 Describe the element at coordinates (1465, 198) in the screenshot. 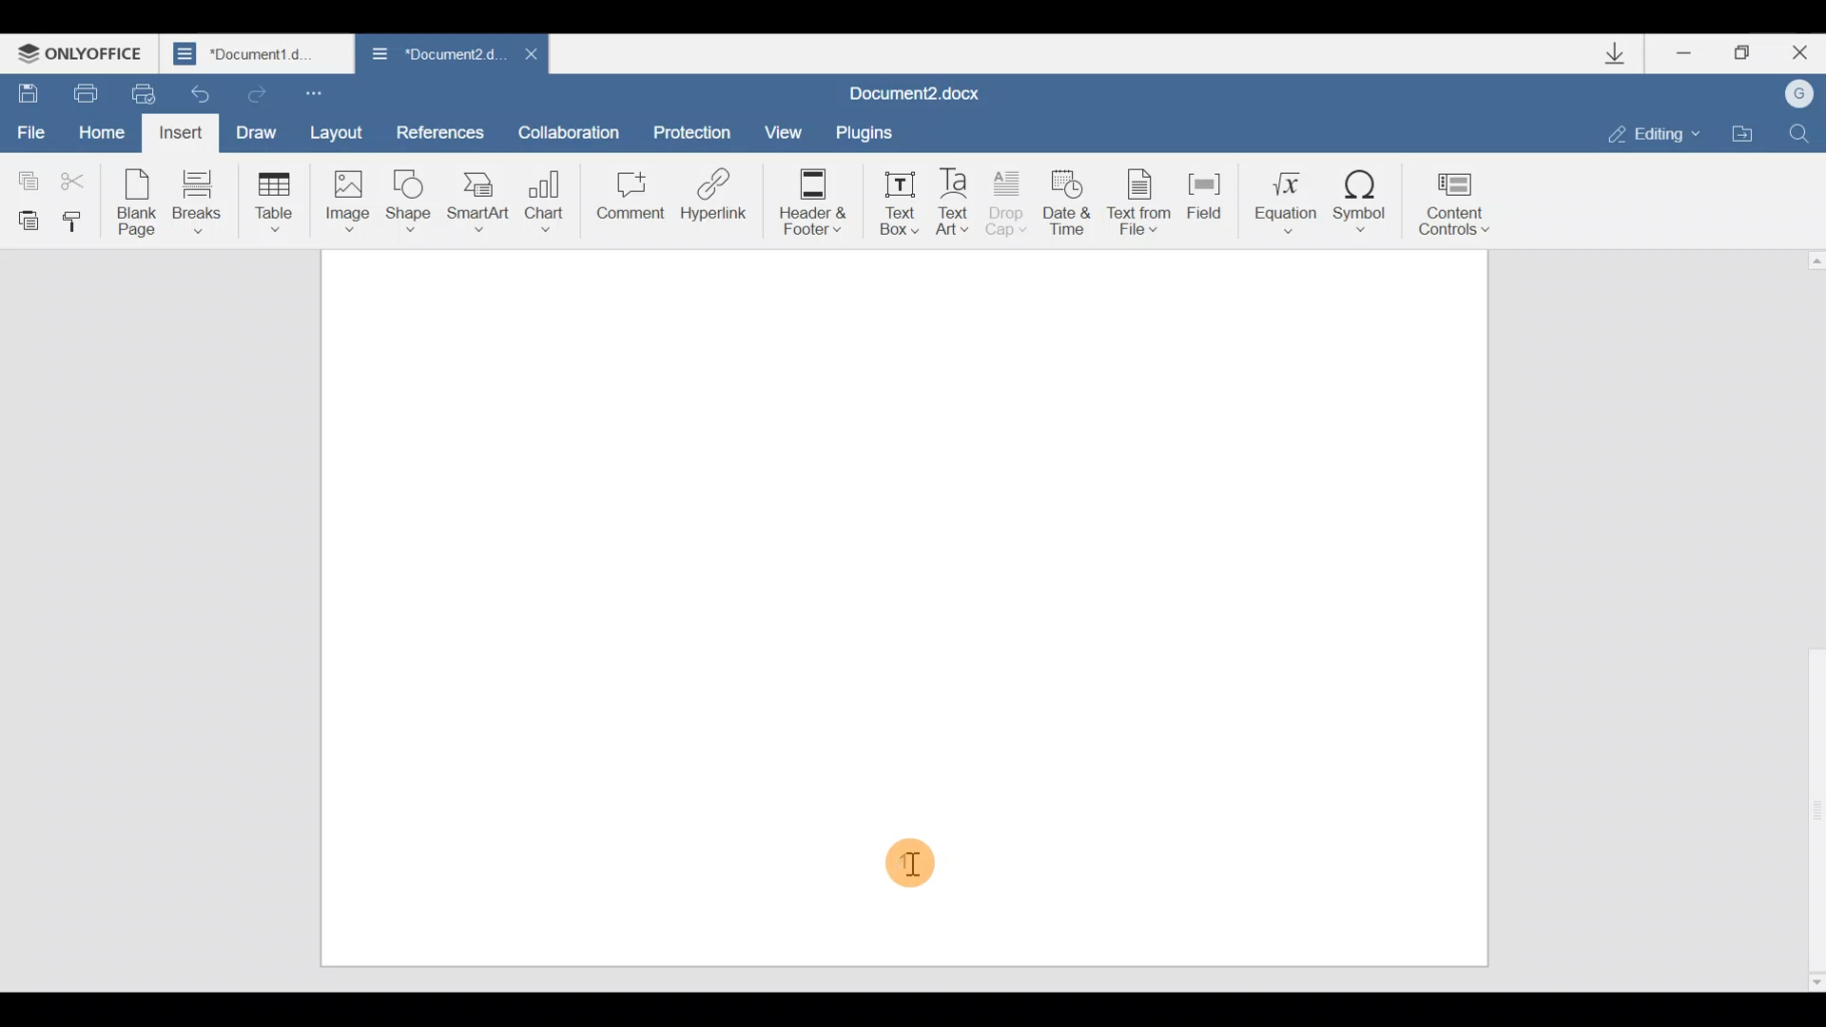

I see `Content controls` at that location.